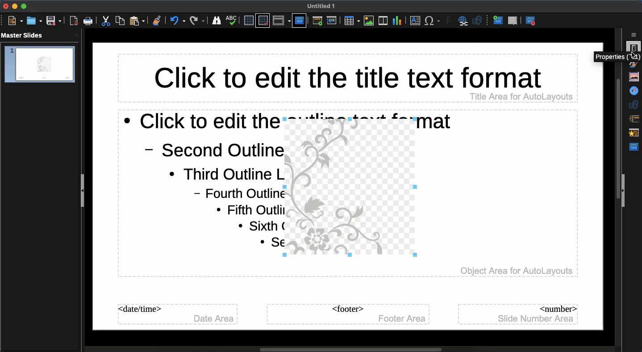  What do you see at coordinates (176, 314) in the screenshot?
I see `Master slide date time` at bounding box center [176, 314].